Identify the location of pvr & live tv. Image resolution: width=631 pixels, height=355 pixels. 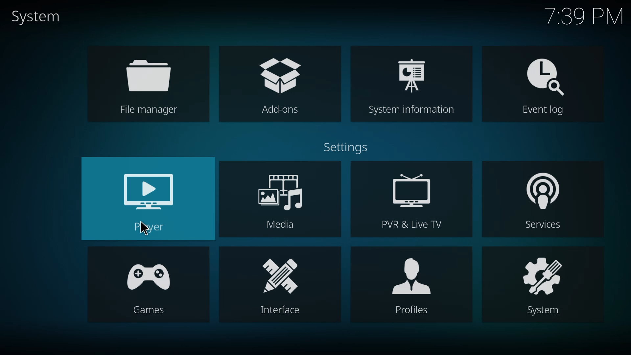
(411, 200).